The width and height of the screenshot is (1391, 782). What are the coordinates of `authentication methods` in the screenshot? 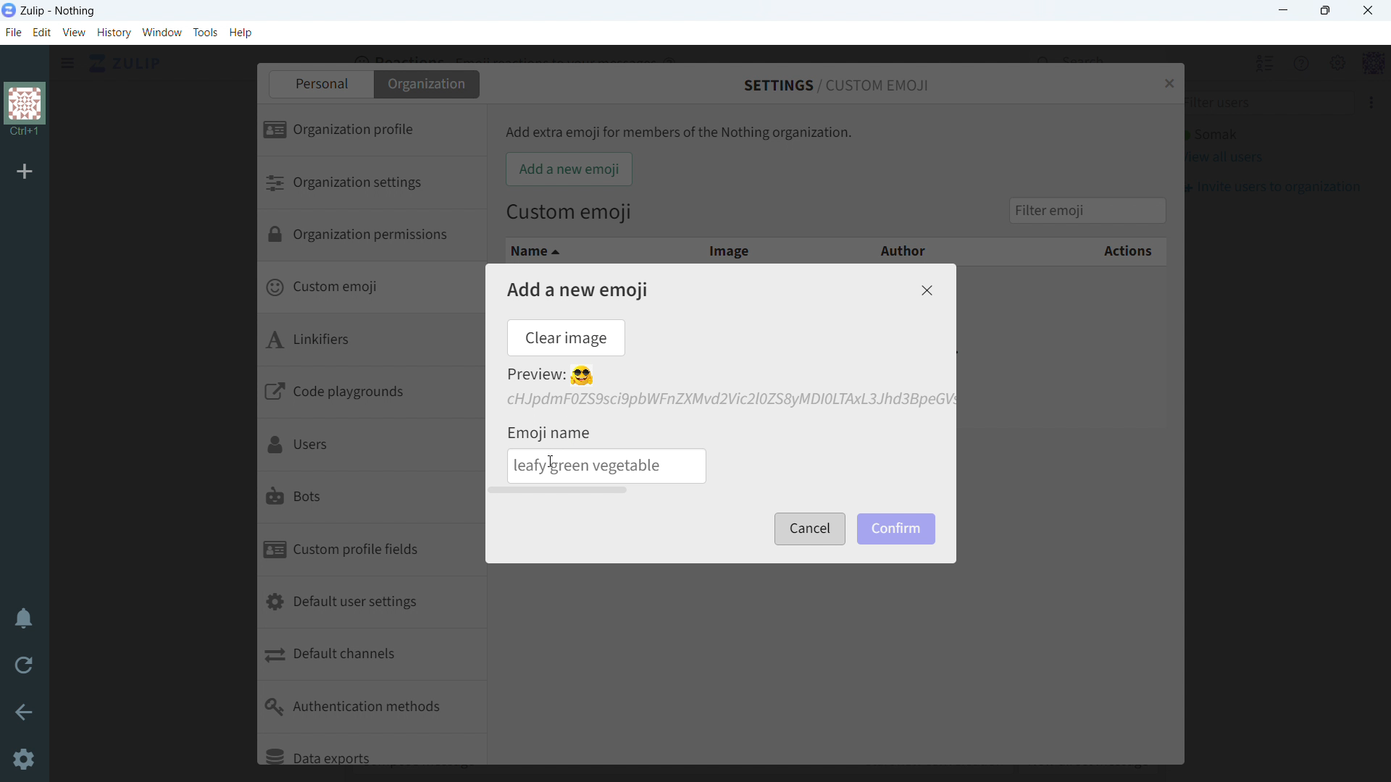 It's located at (372, 707).